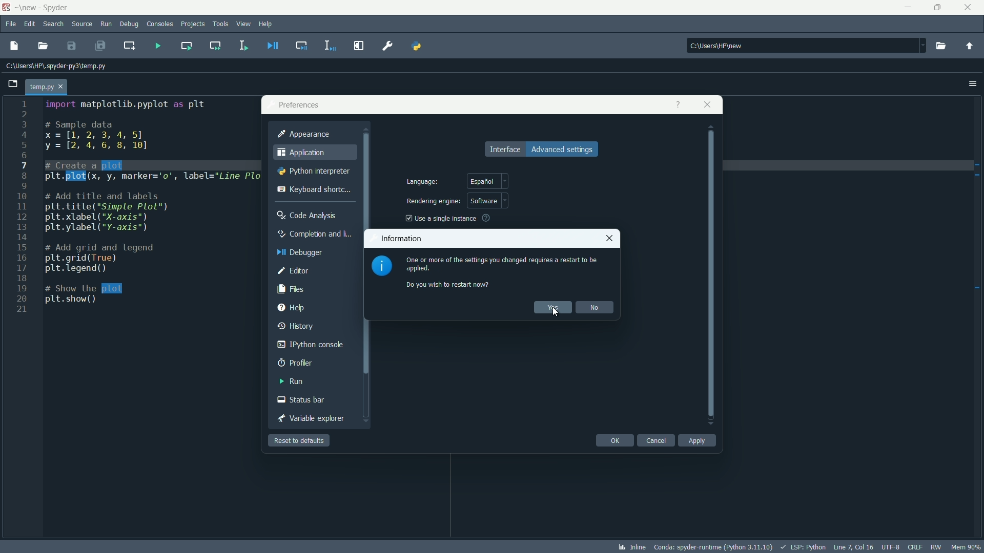 The height and width of the screenshot is (553, 984). Describe the element at coordinates (556, 312) in the screenshot. I see `cursor` at that location.